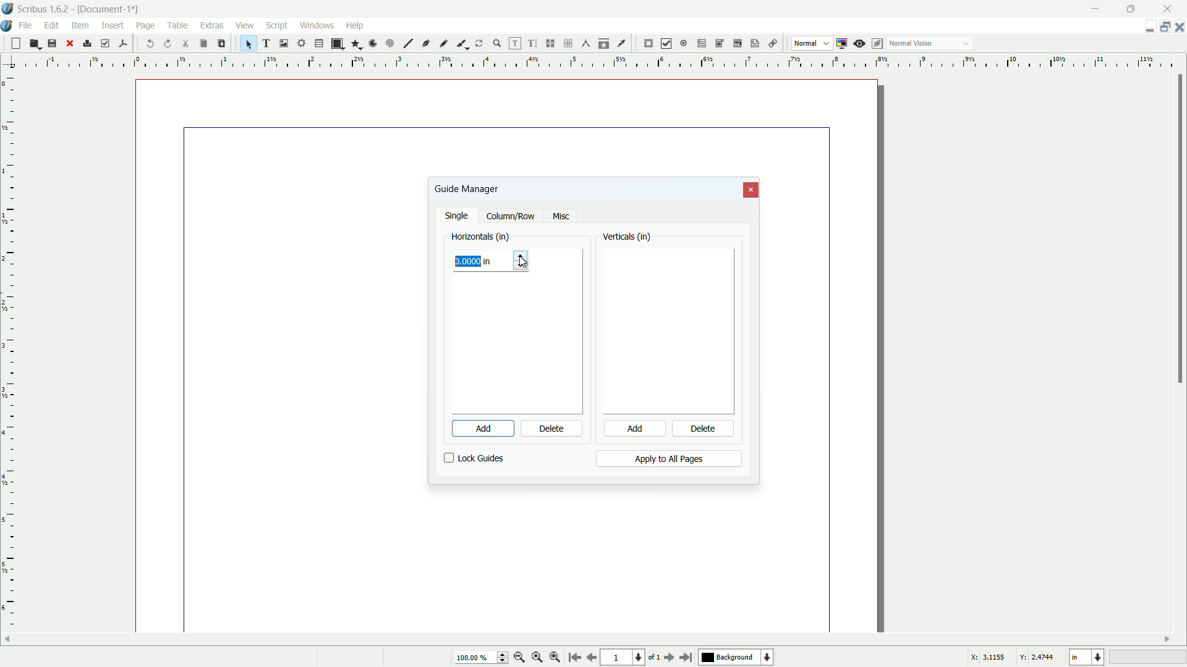 The height and width of the screenshot is (667, 1187). Describe the element at coordinates (738, 658) in the screenshot. I see `background` at that location.